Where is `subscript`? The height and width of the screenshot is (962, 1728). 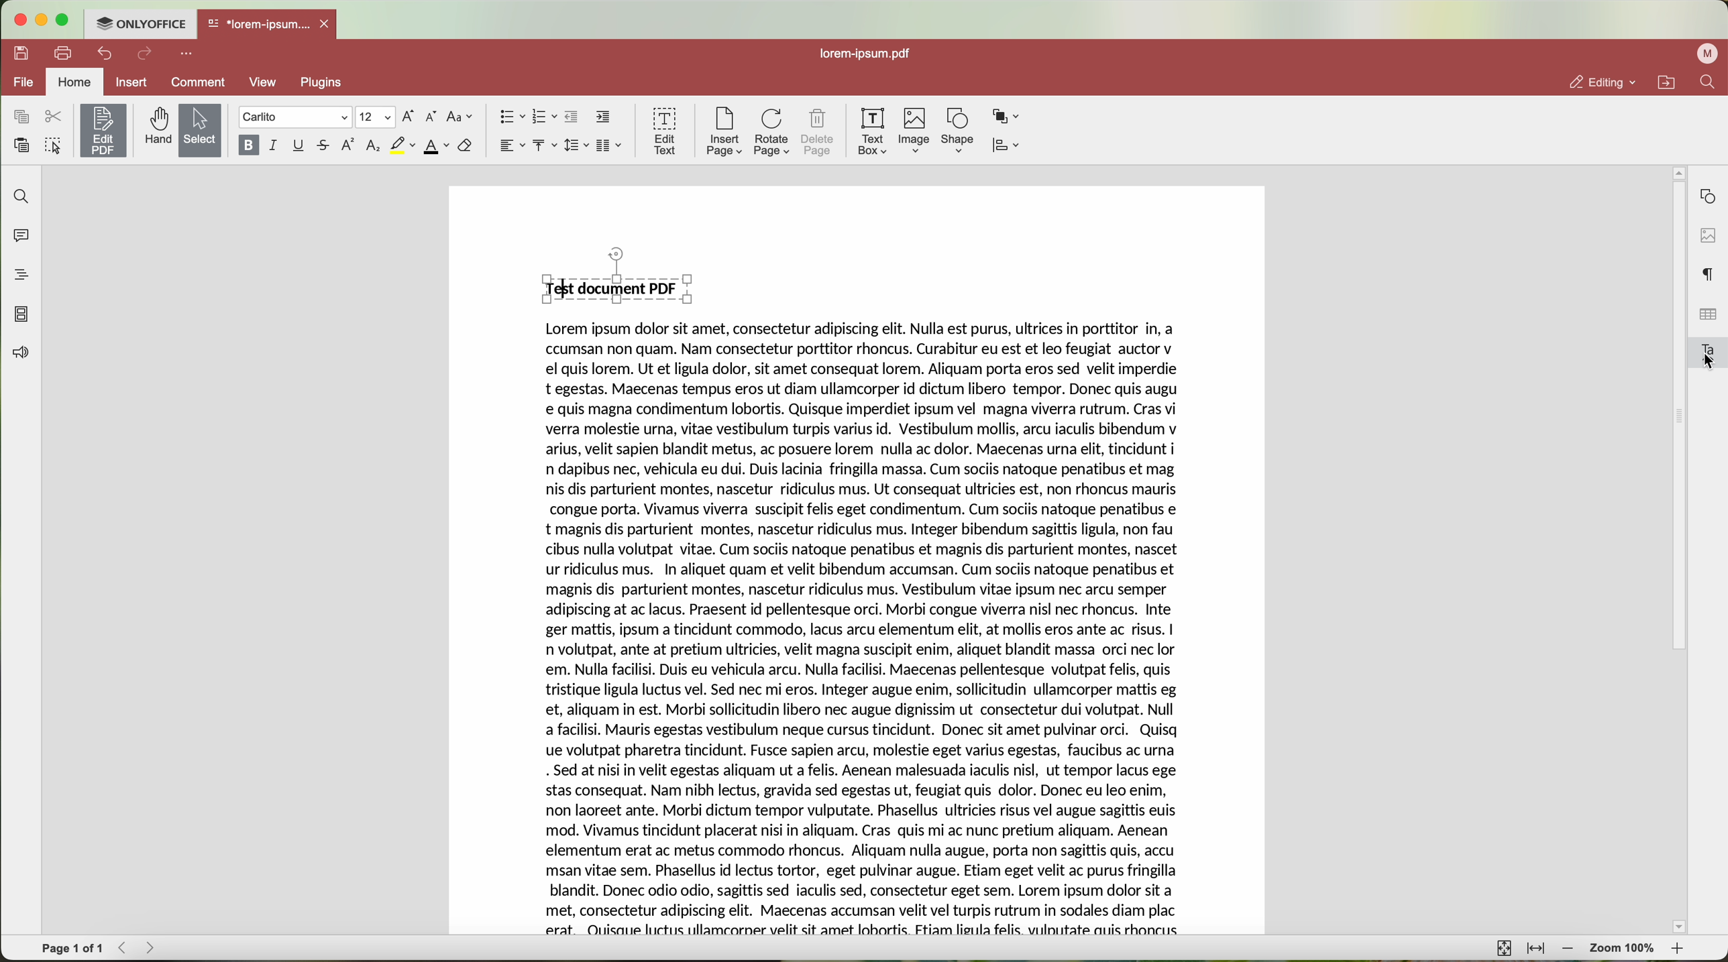
subscript is located at coordinates (373, 147).